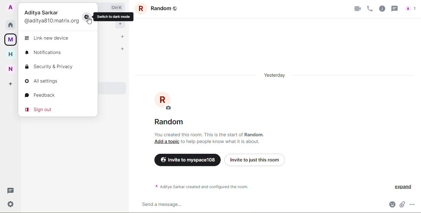 Image resolution: width=421 pixels, height=213 pixels. I want to click on add a topic, so click(165, 141).